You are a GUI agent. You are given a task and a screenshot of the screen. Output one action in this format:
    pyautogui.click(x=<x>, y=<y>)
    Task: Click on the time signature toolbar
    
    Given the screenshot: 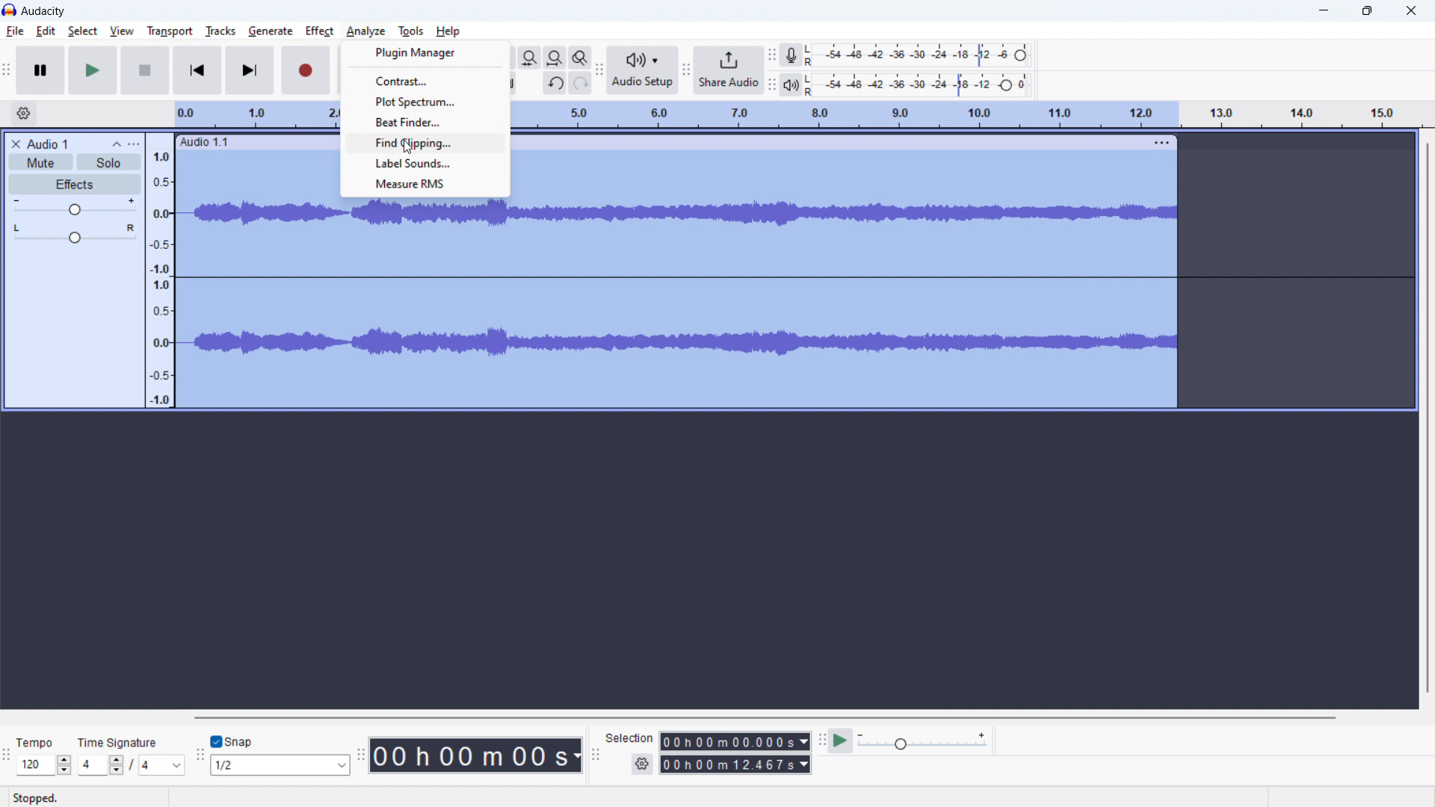 What is the action you would take?
    pyautogui.click(x=10, y=753)
    